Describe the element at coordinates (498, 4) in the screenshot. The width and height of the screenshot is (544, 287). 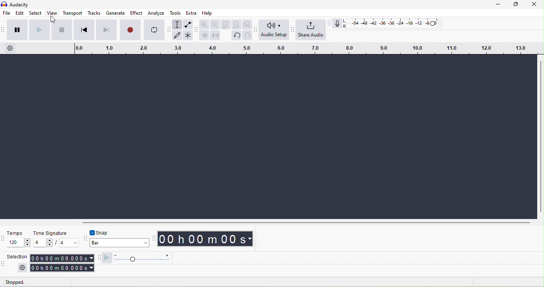
I see `minimize` at that location.